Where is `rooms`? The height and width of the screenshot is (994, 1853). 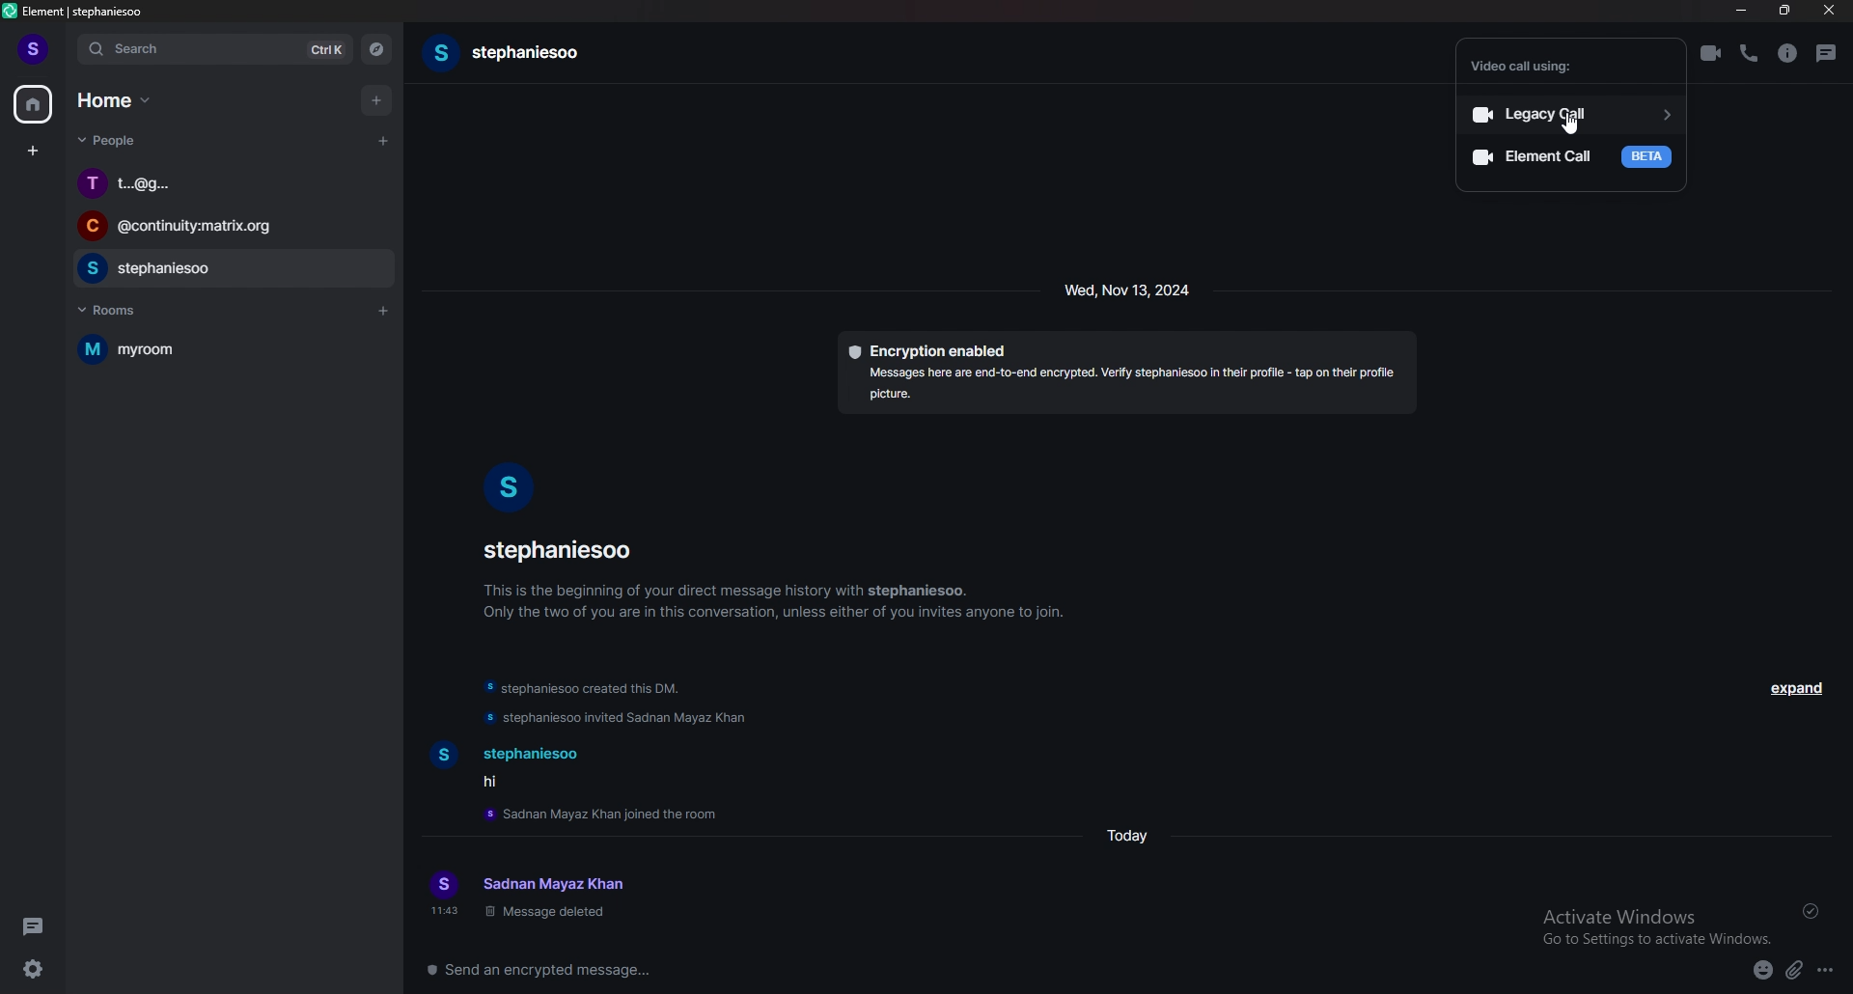 rooms is located at coordinates (122, 311).